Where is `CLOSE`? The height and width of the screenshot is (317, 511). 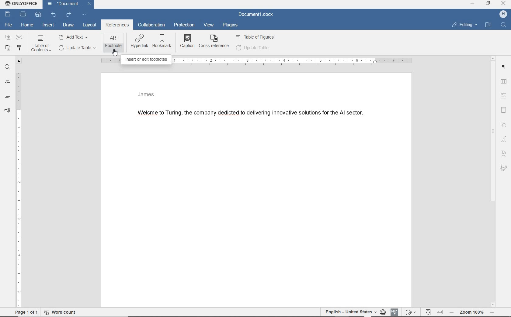 CLOSE is located at coordinates (503, 4).